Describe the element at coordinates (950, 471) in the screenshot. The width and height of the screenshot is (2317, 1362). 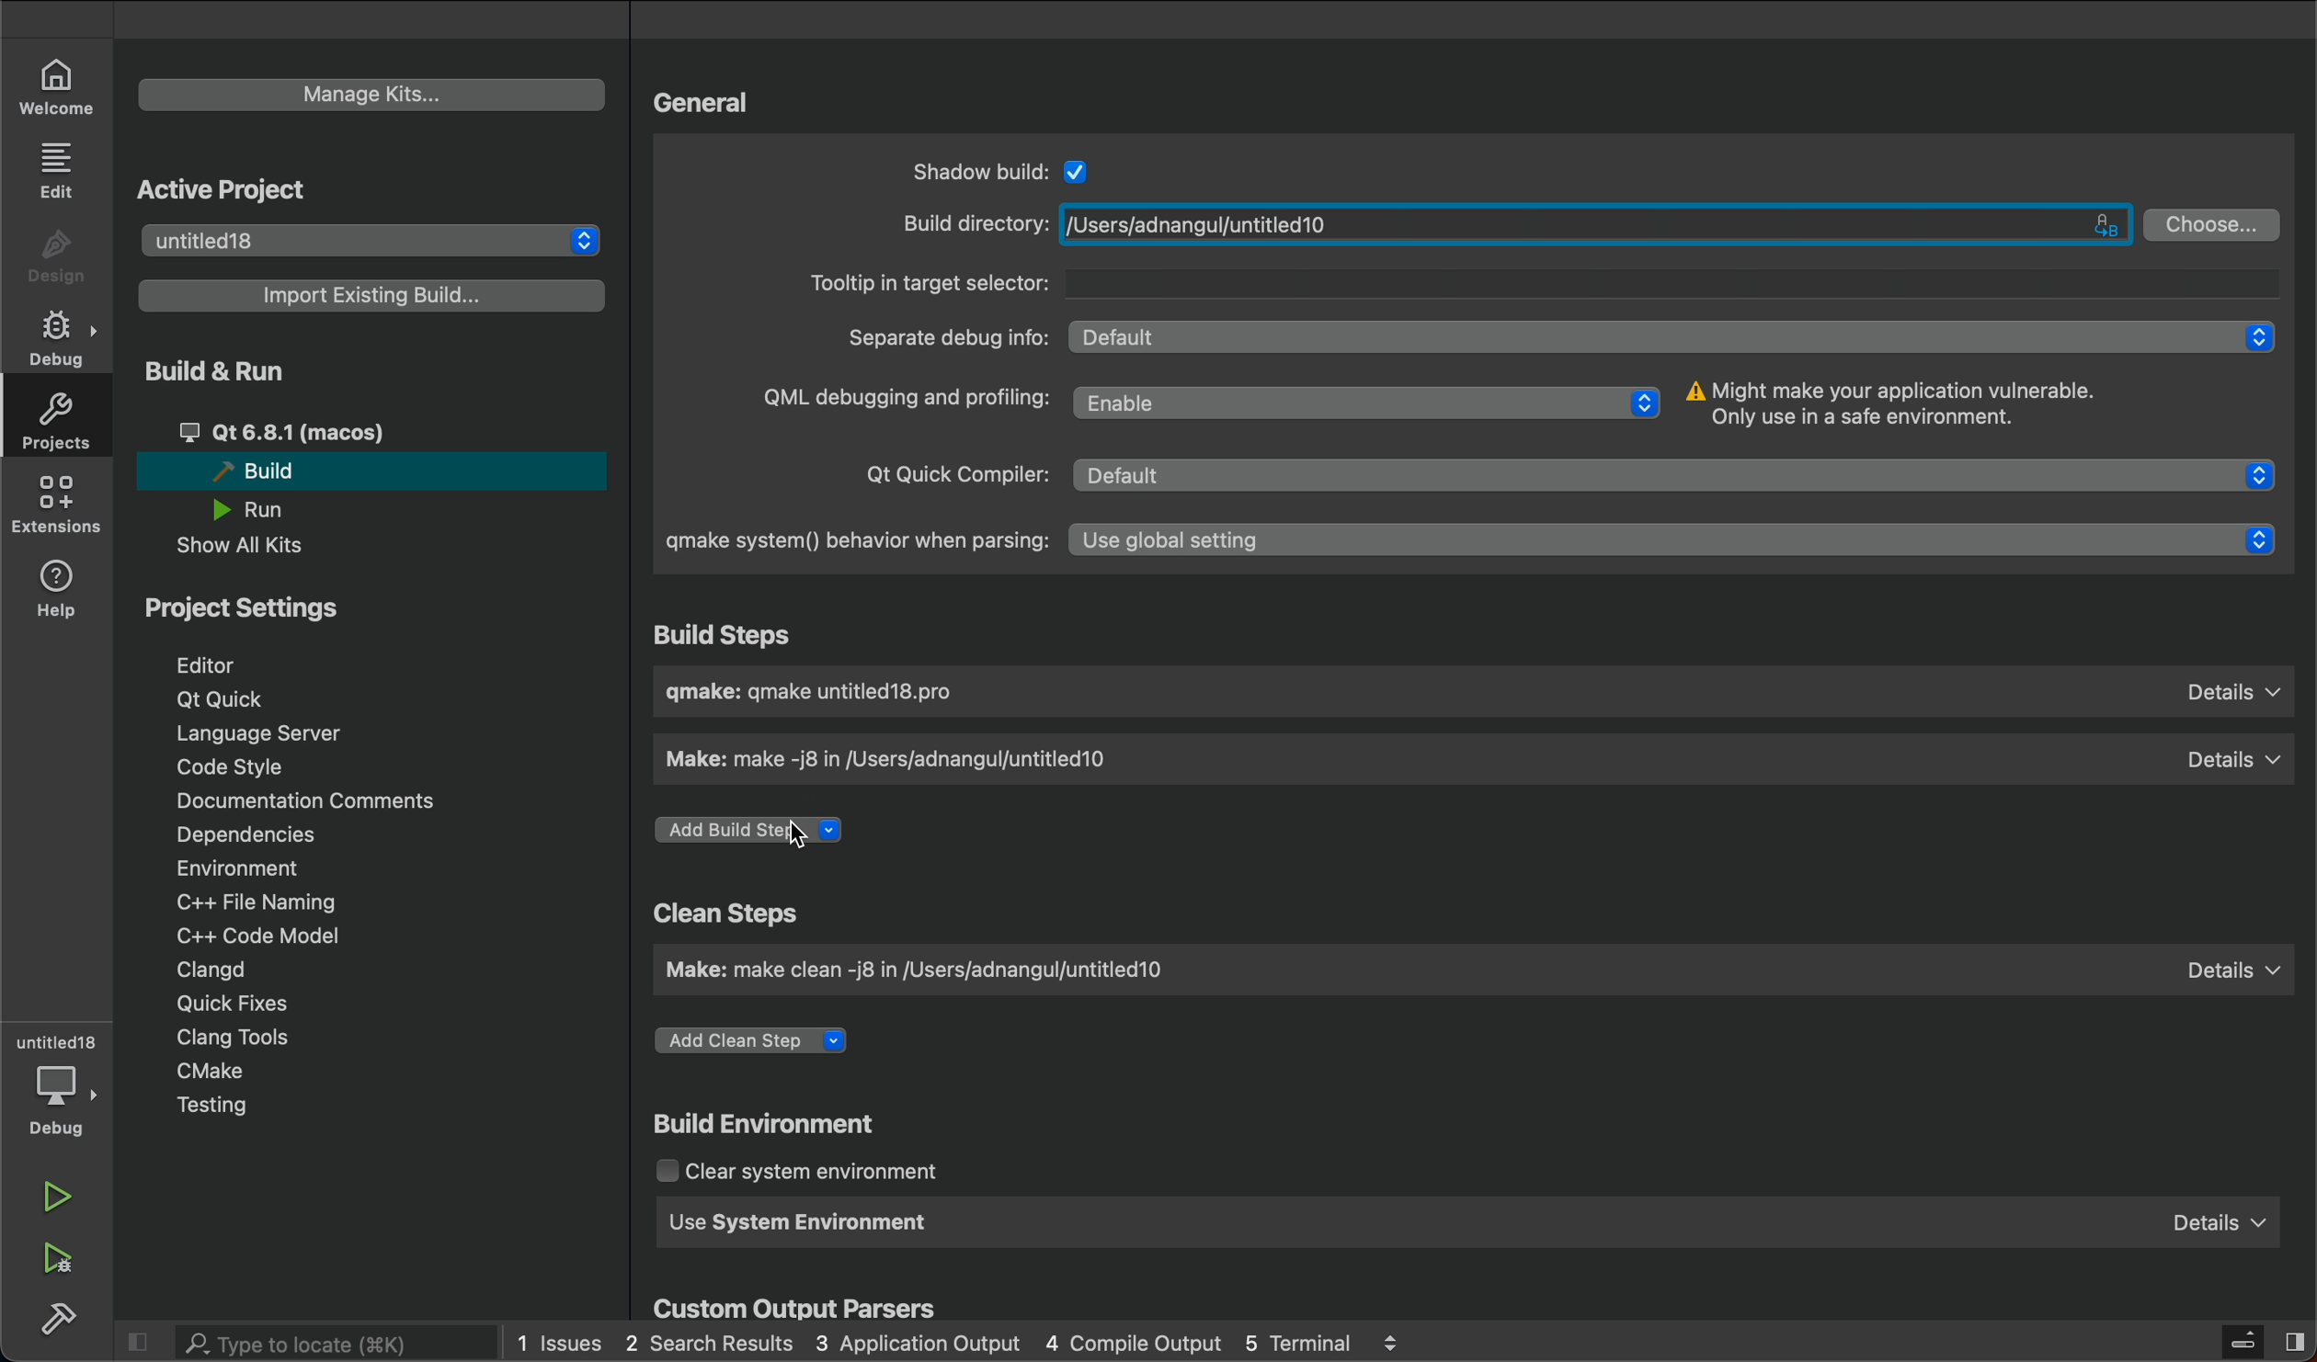
I see `Qt Quick Compiler:` at that location.